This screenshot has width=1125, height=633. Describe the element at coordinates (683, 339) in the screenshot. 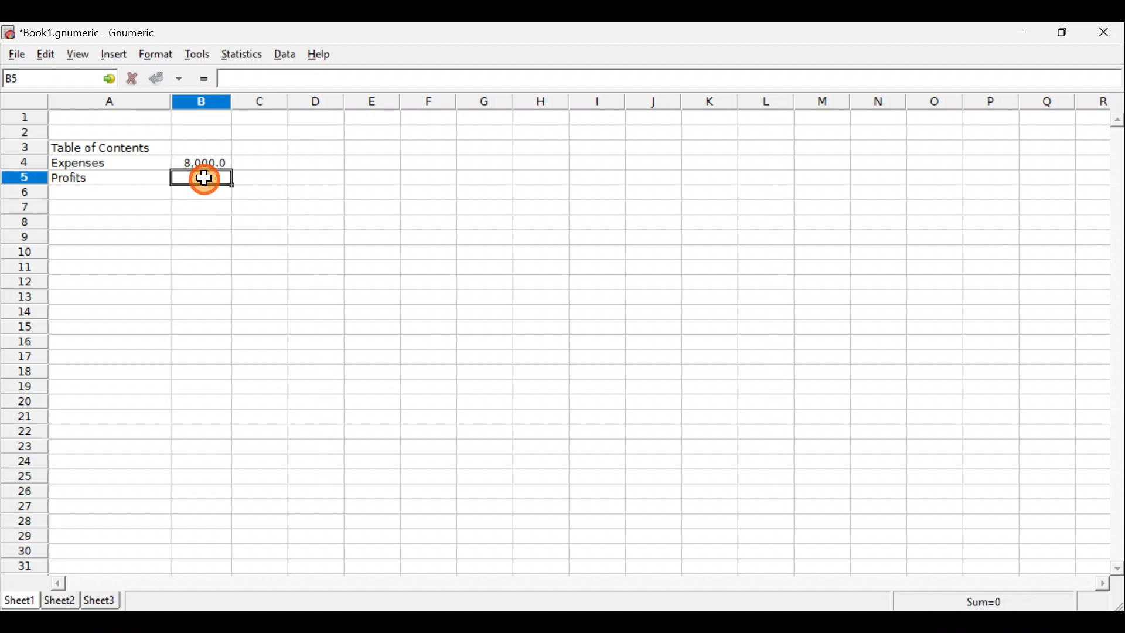

I see `Cells` at that location.